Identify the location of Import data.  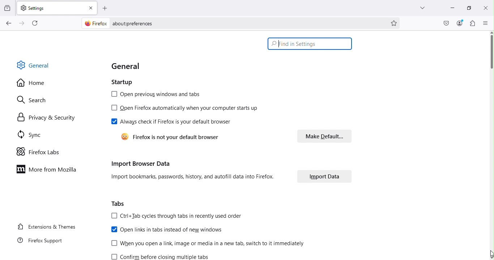
(327, 177).